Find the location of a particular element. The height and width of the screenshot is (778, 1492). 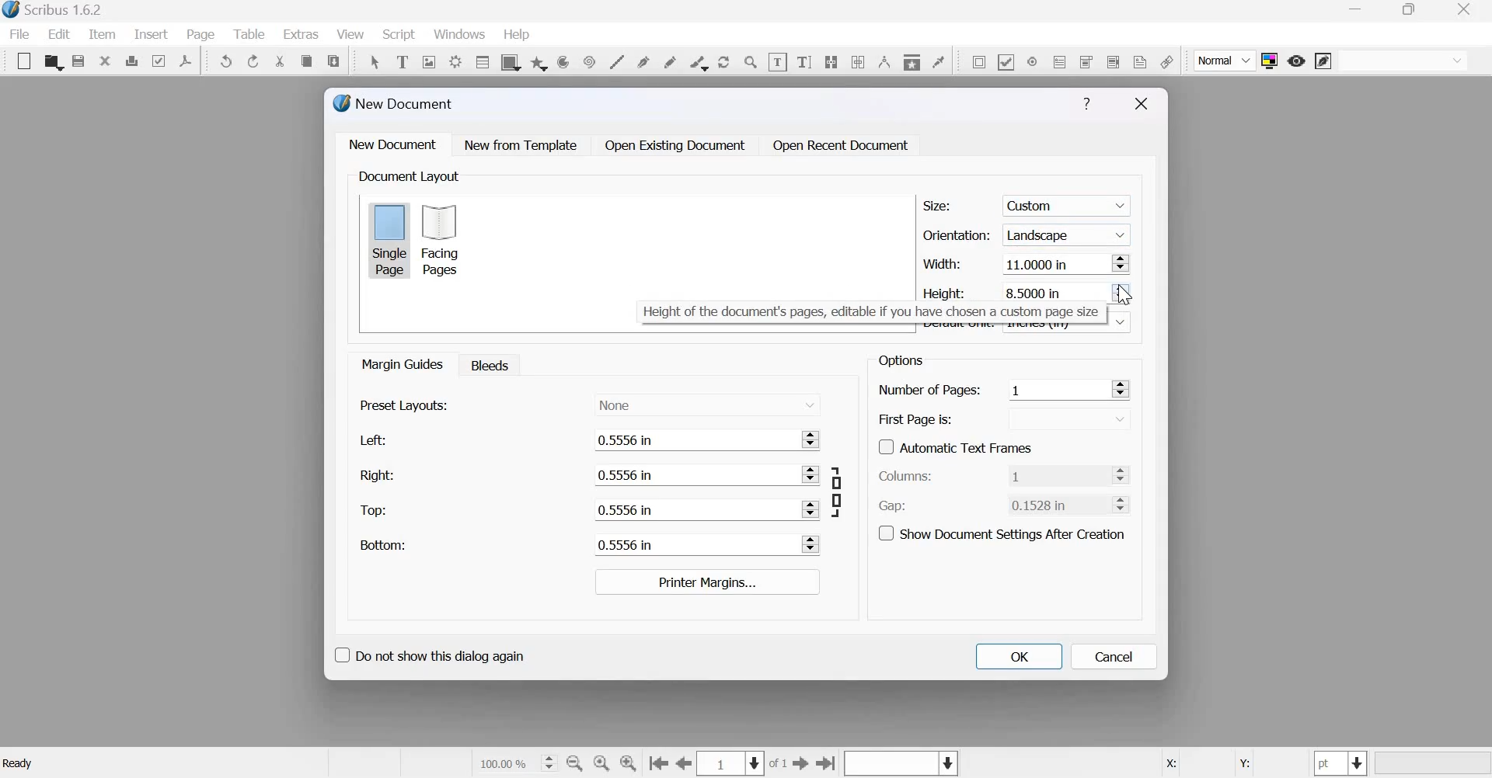

preview mode is located at coordinates (1296, 61).